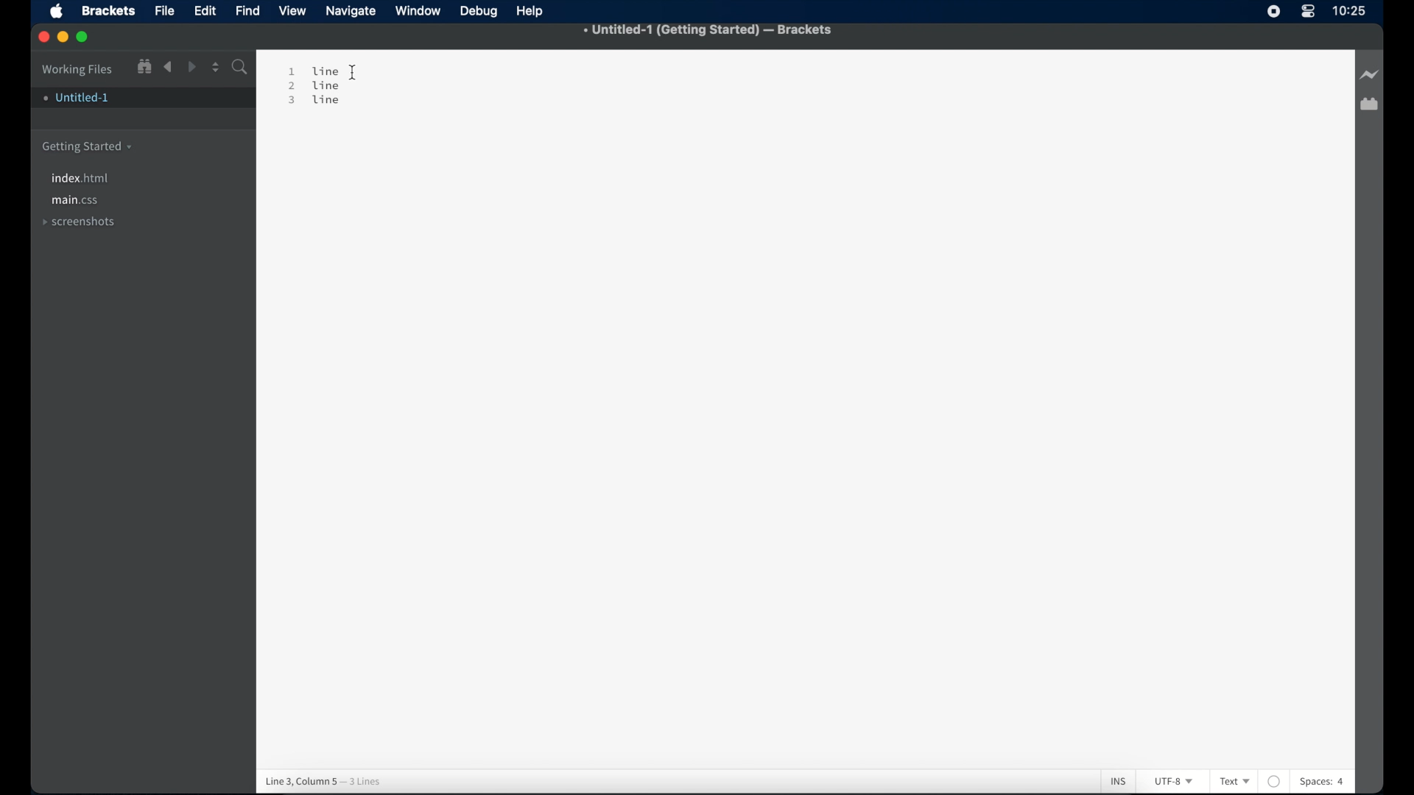 This screenshot has width=1414, height=795. What do you see at coordinates (88, 147) in the screenshot?
I see `getting started dropdown menu` at bounding box center [88, 147].